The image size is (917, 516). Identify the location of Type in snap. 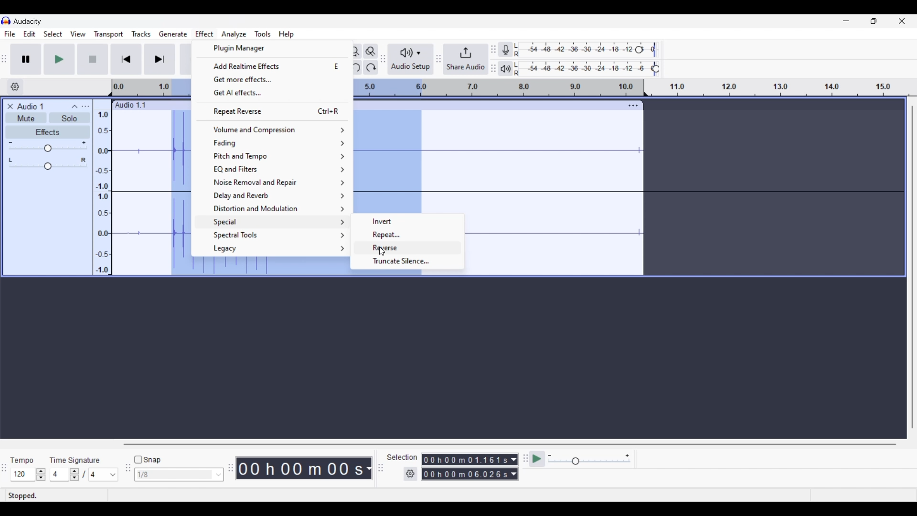
(174, 475).